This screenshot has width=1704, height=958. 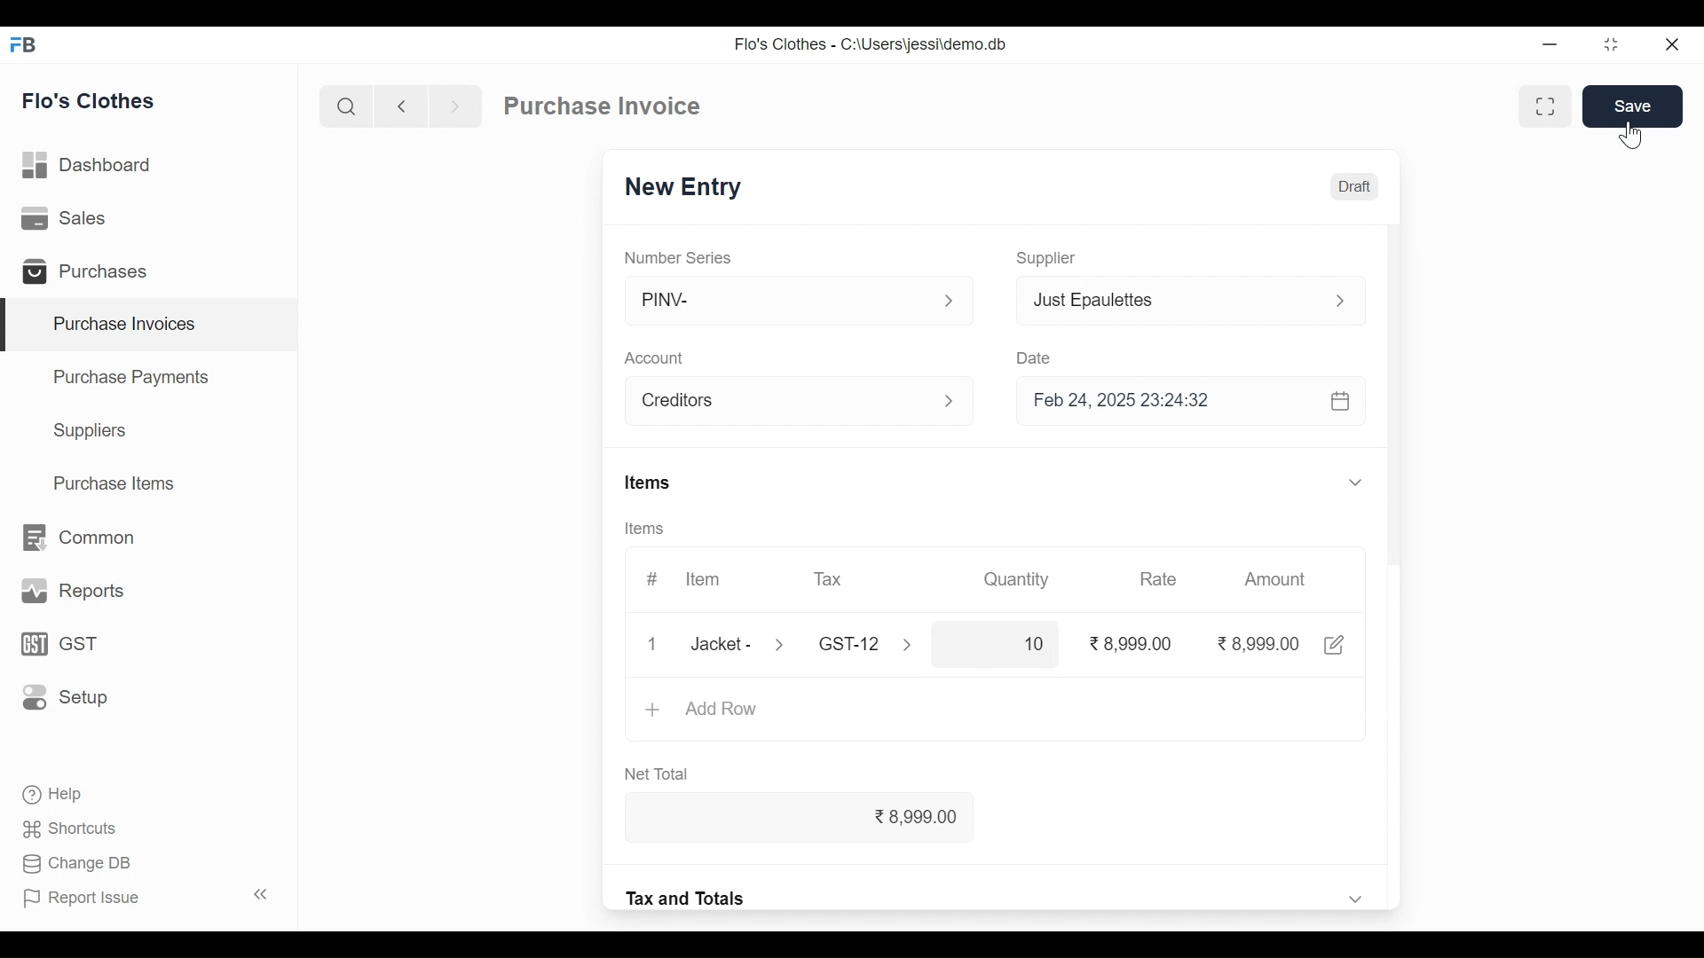 What do you see at coordinates (152, 325) in the screenshot?
I see `Purchase Invoices` at bounding box center [152, 325].